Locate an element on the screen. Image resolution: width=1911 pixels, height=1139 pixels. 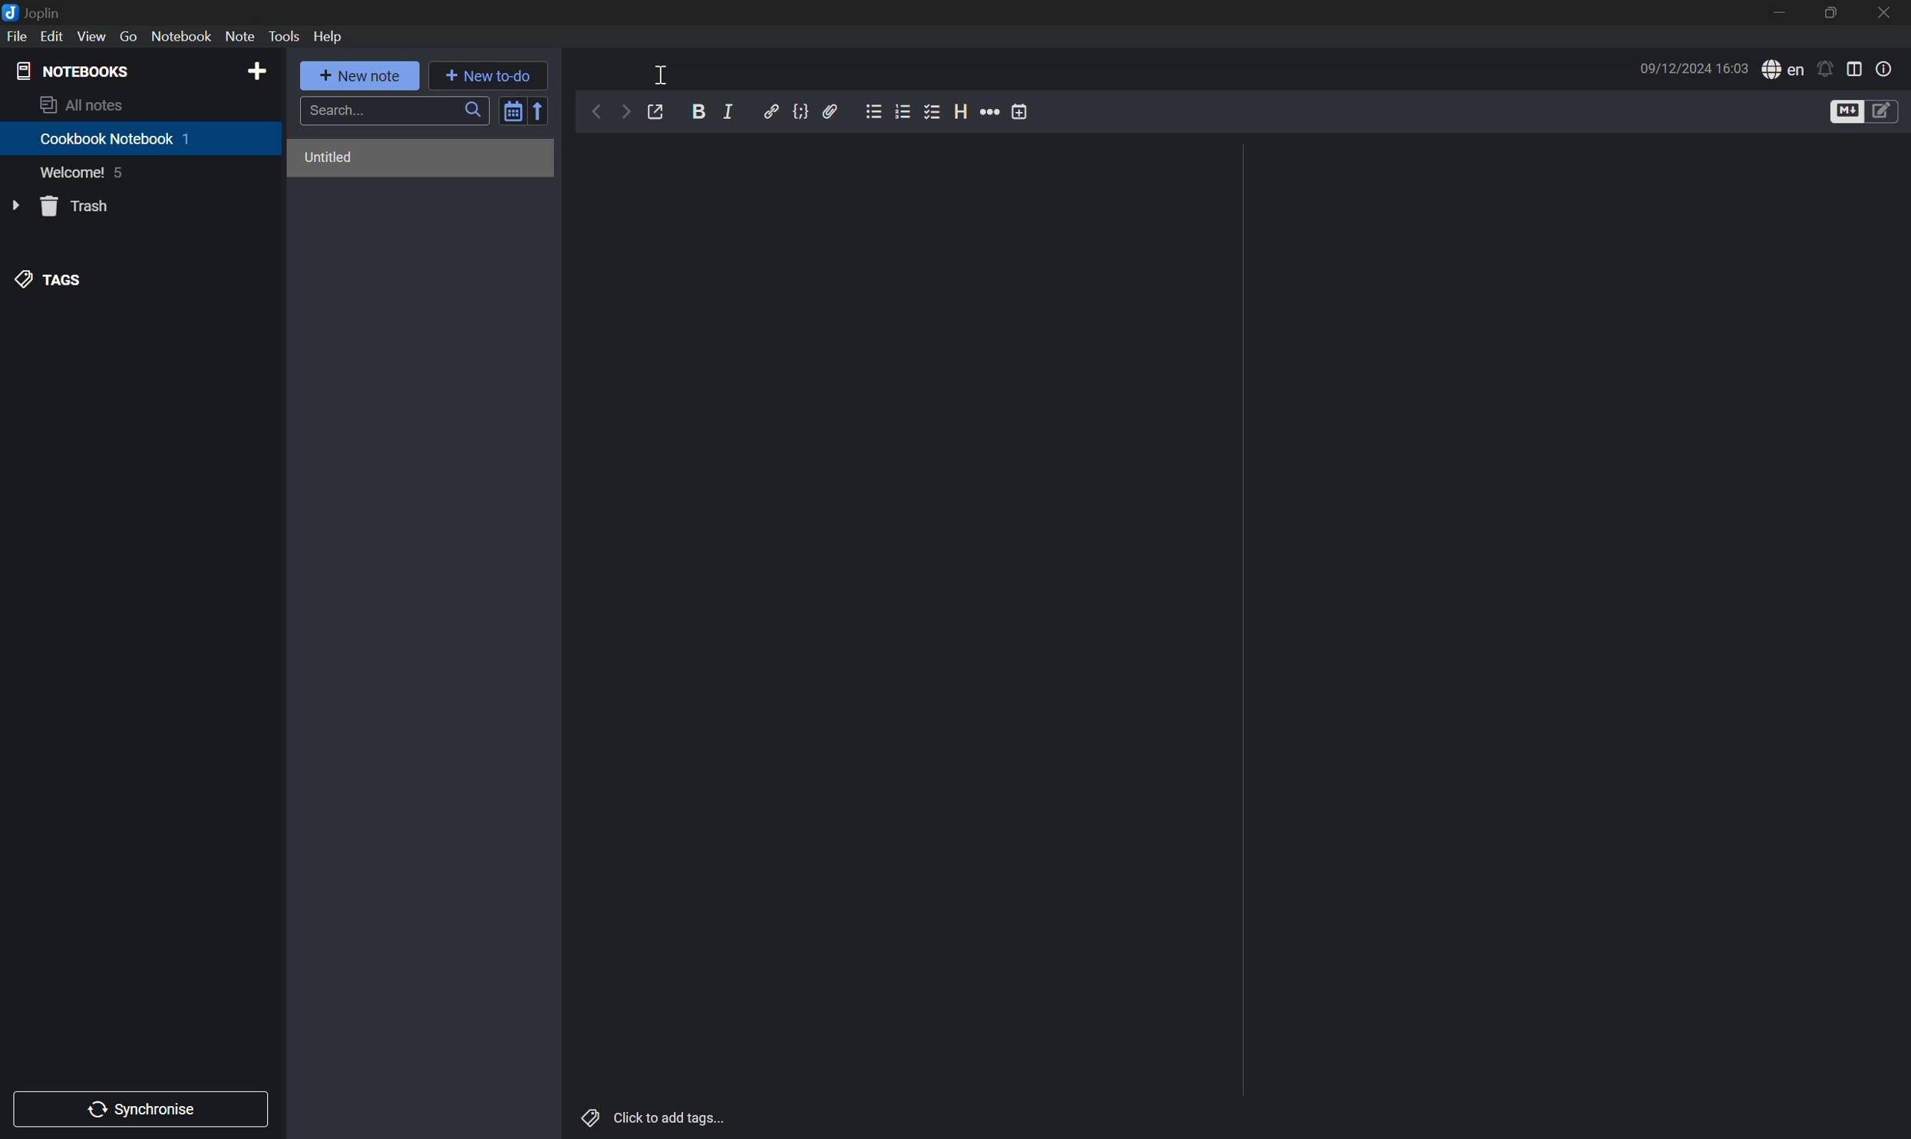
Click to add tags... is located at coordinates (656, 1122).